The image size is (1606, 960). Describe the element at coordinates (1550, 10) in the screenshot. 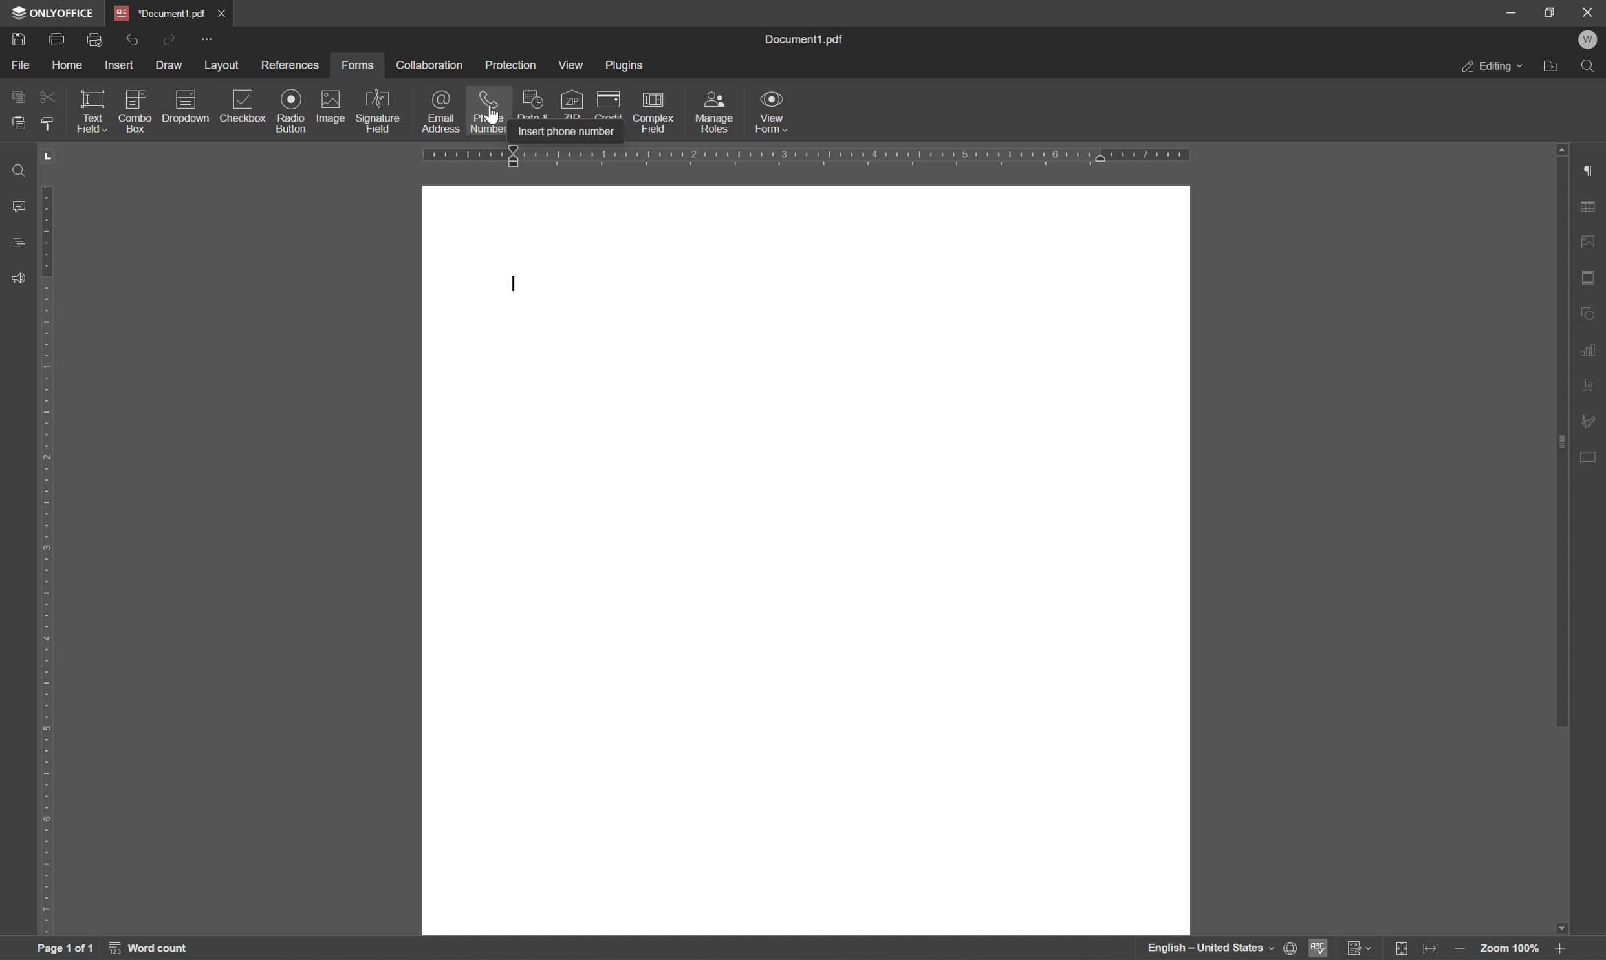

I see `restore down` at that location.